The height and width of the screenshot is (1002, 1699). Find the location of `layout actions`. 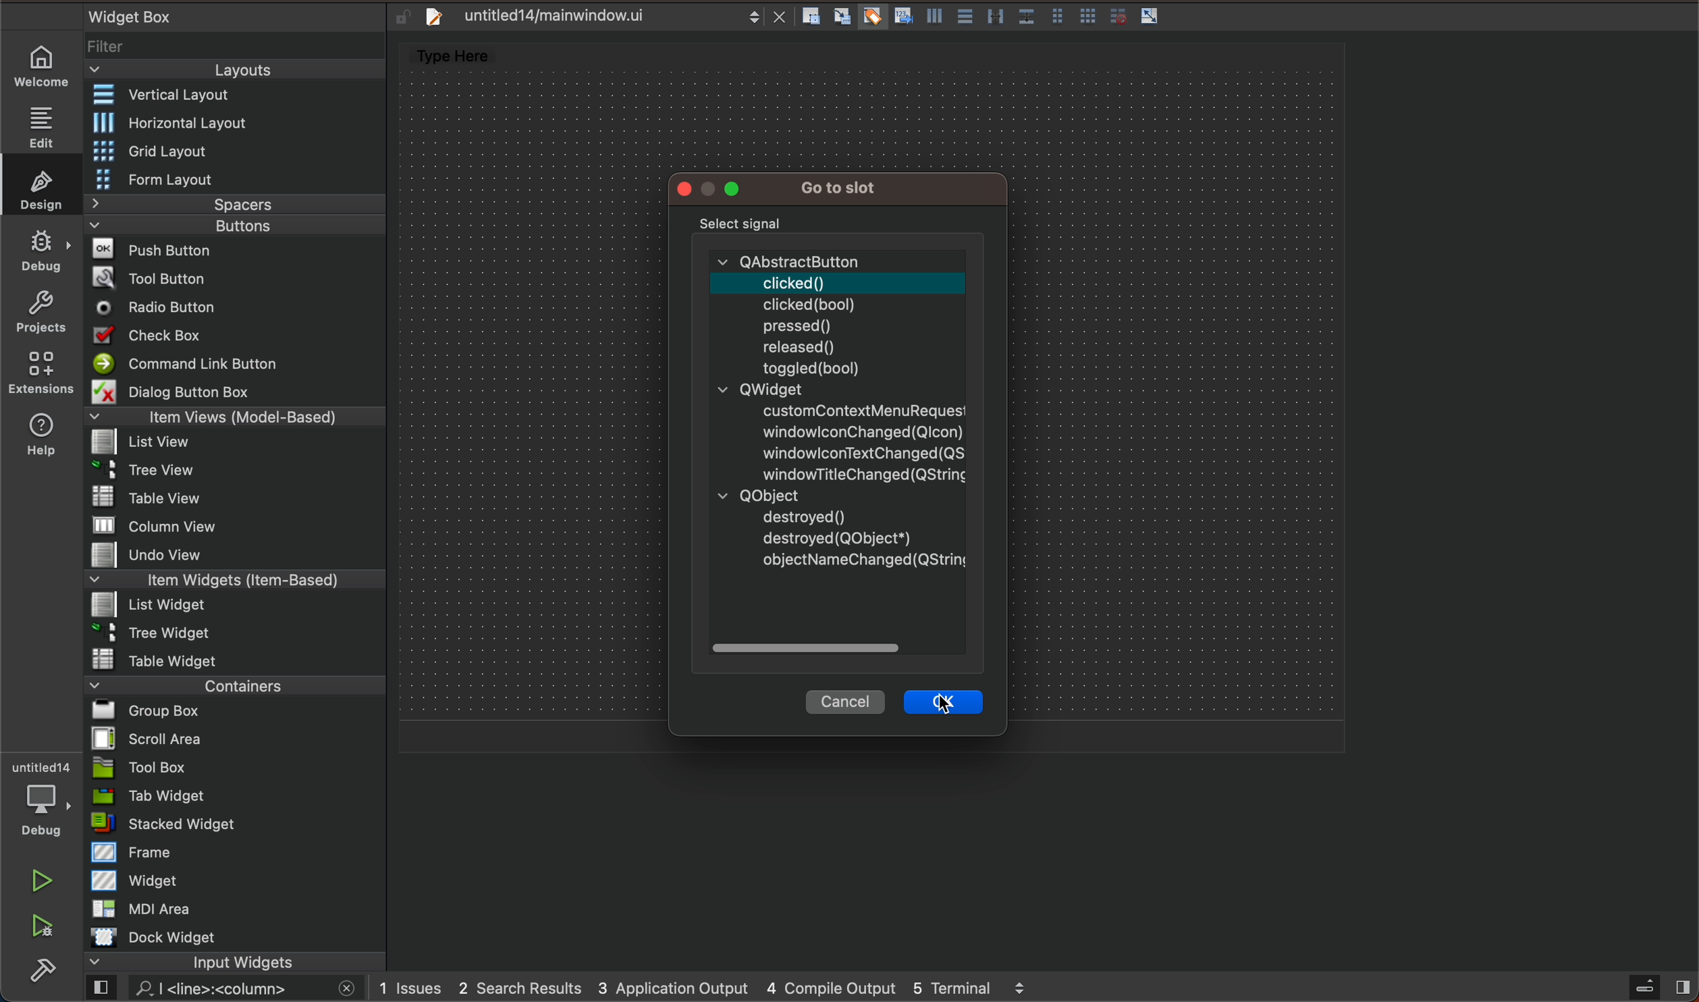

layout actions is located at coordinates (1163, 16).